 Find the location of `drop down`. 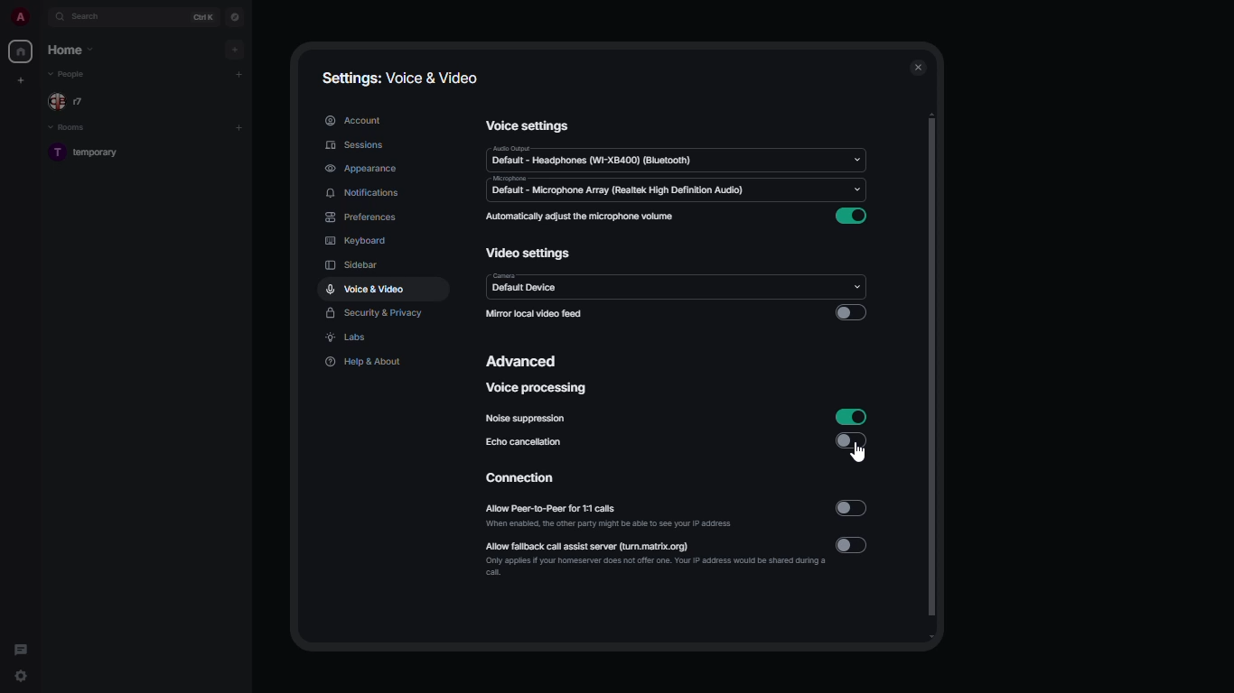

drop down is located at coordinates (856, 159).